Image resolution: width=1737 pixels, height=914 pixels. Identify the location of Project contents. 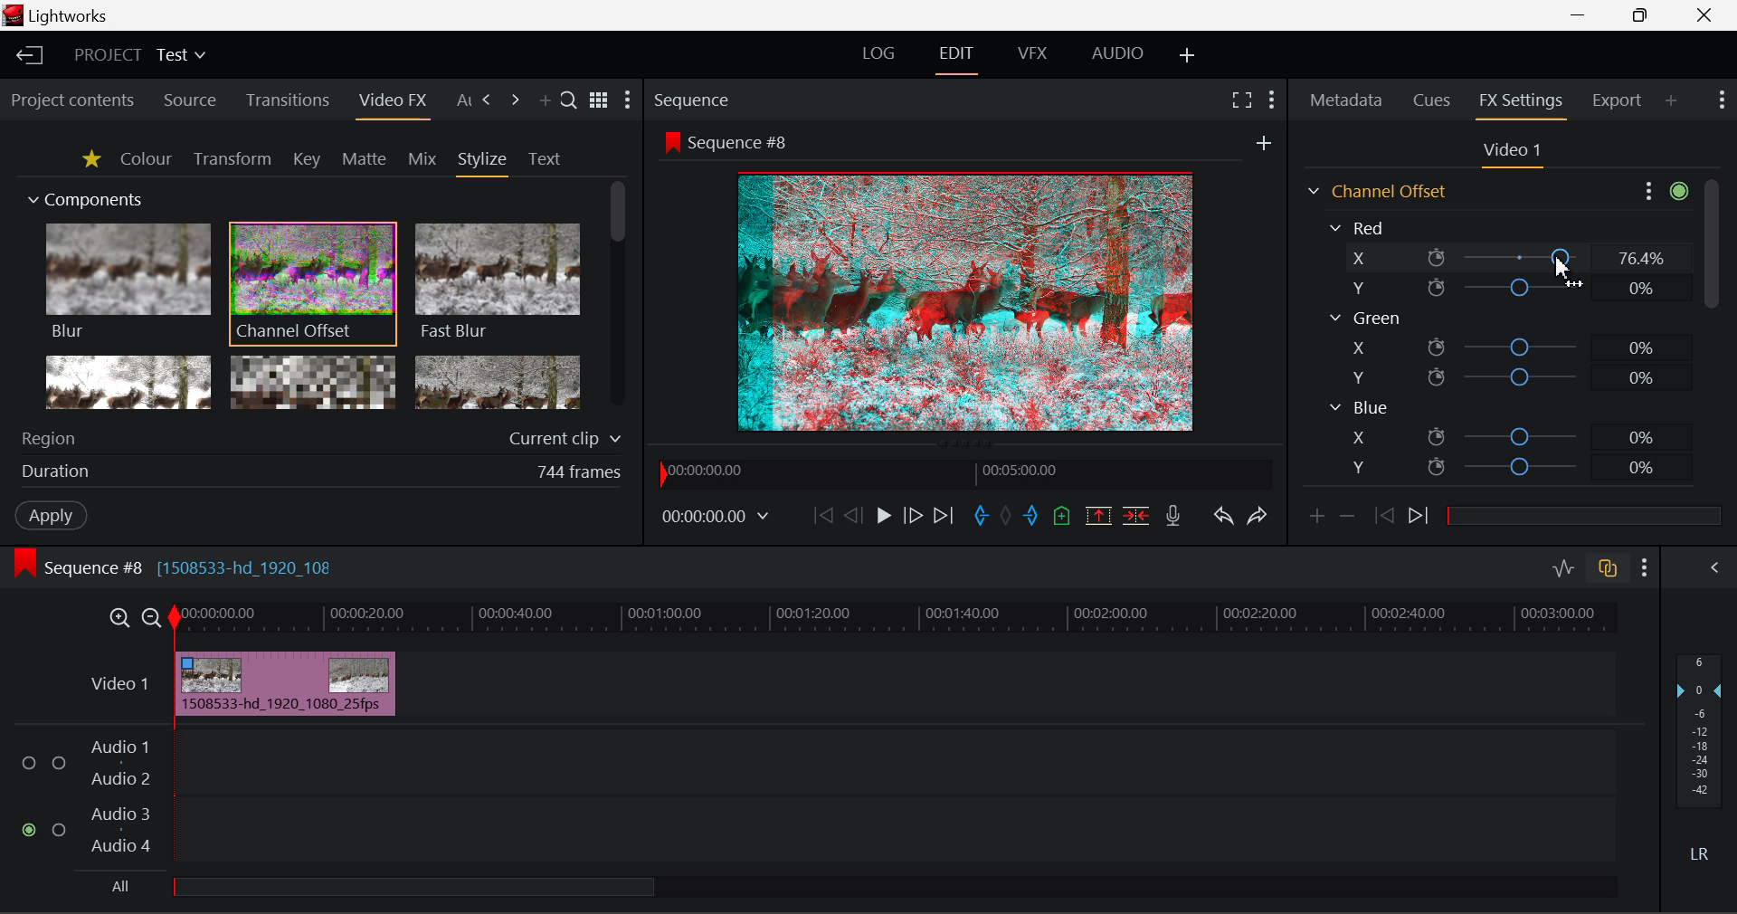
(71, 101).